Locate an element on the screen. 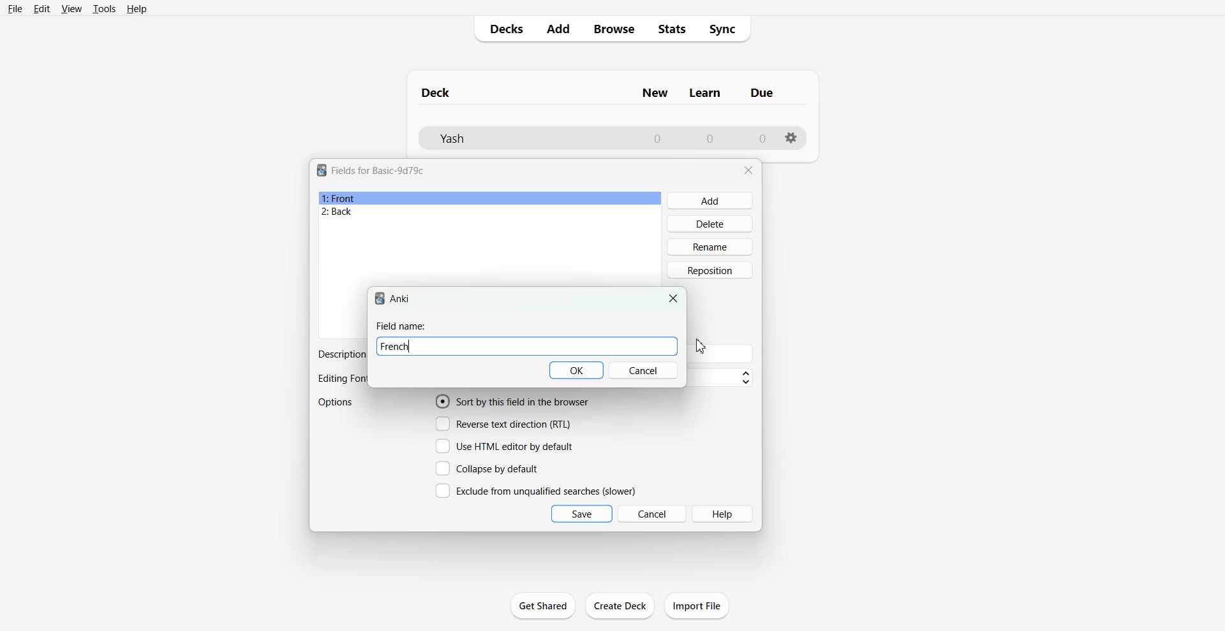 Image resolution: width=1225 pixels, height=631 pixels. Add is located at coordinates (557, 29).